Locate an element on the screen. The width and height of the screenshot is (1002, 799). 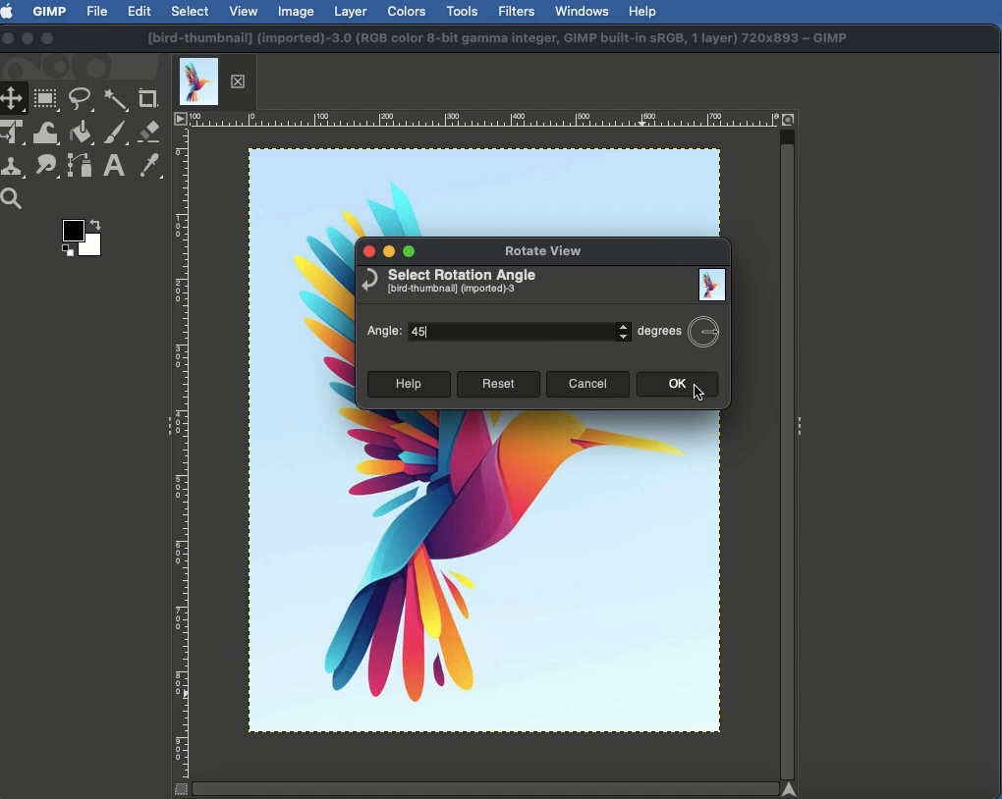
Image is located at coordinates (474, 577).